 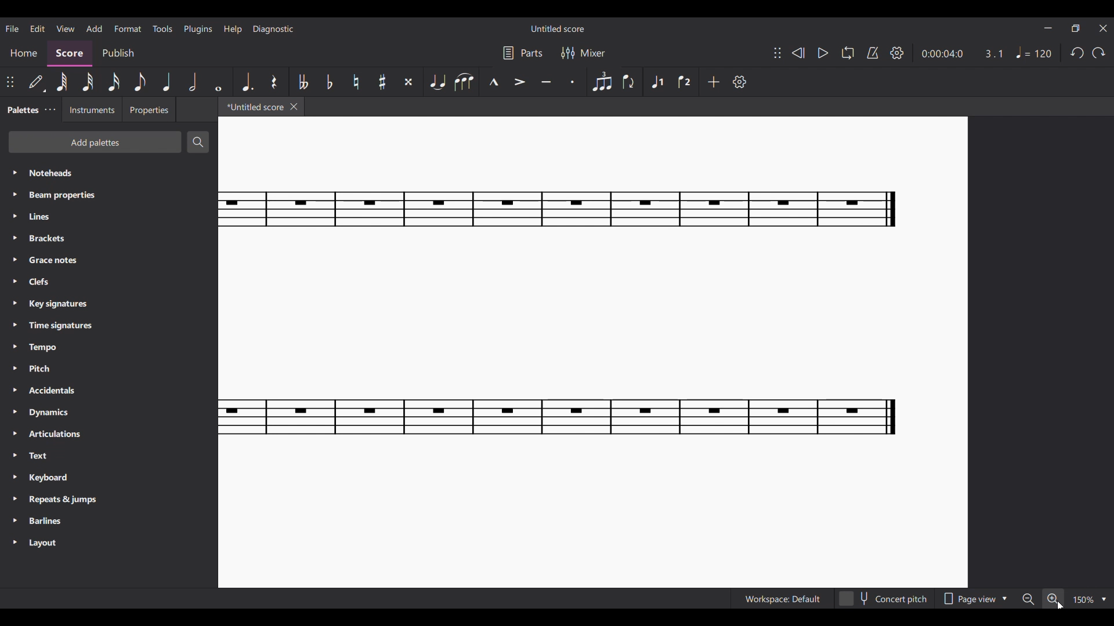 I want to click on Flip direction, so click(x=630, y=82).